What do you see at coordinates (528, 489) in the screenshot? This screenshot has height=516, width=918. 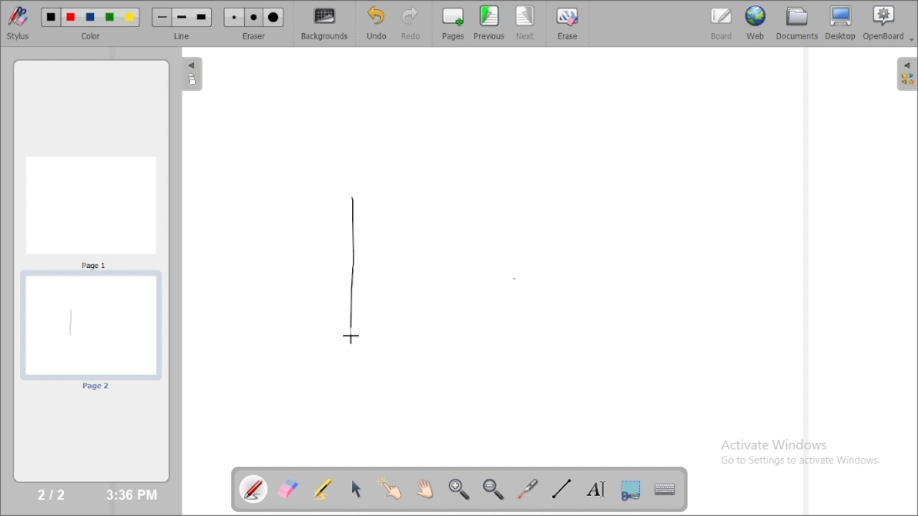 I see `virtual laser pointer` at bounding box center [528, 489].